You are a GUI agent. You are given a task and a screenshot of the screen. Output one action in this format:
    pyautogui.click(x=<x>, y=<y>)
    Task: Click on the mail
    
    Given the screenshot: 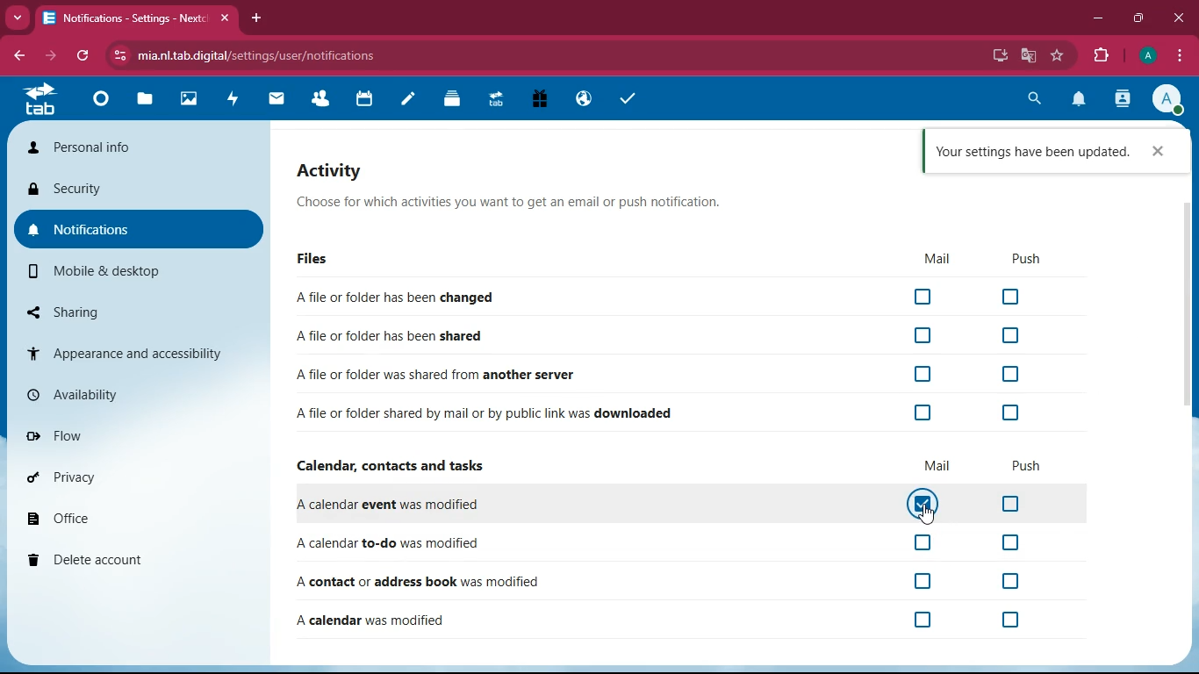 What is the action you would take?
    pyautogui.click(x=276, y=100)
    